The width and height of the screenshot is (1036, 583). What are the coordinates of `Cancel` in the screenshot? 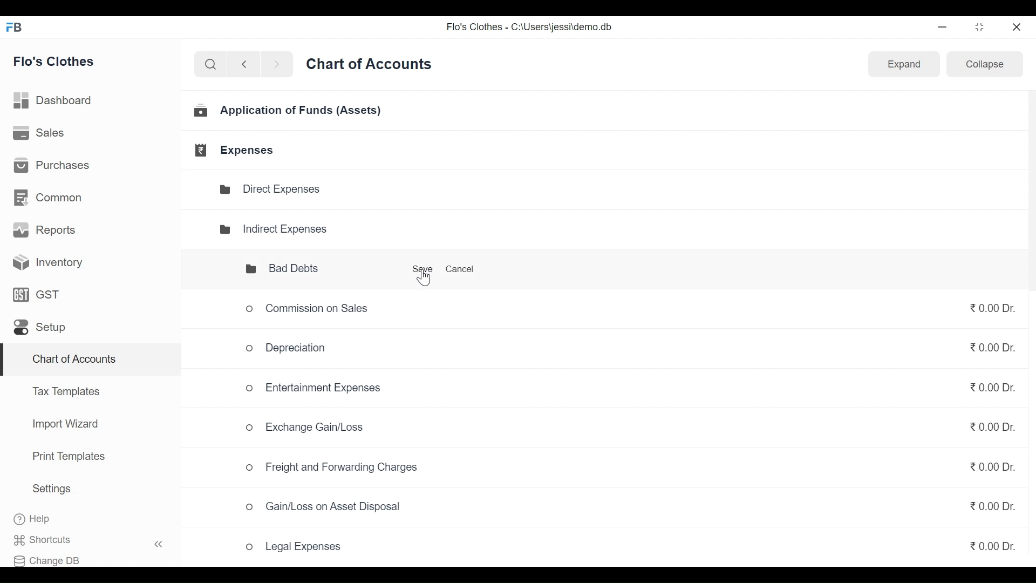 It's located at (467, 270).